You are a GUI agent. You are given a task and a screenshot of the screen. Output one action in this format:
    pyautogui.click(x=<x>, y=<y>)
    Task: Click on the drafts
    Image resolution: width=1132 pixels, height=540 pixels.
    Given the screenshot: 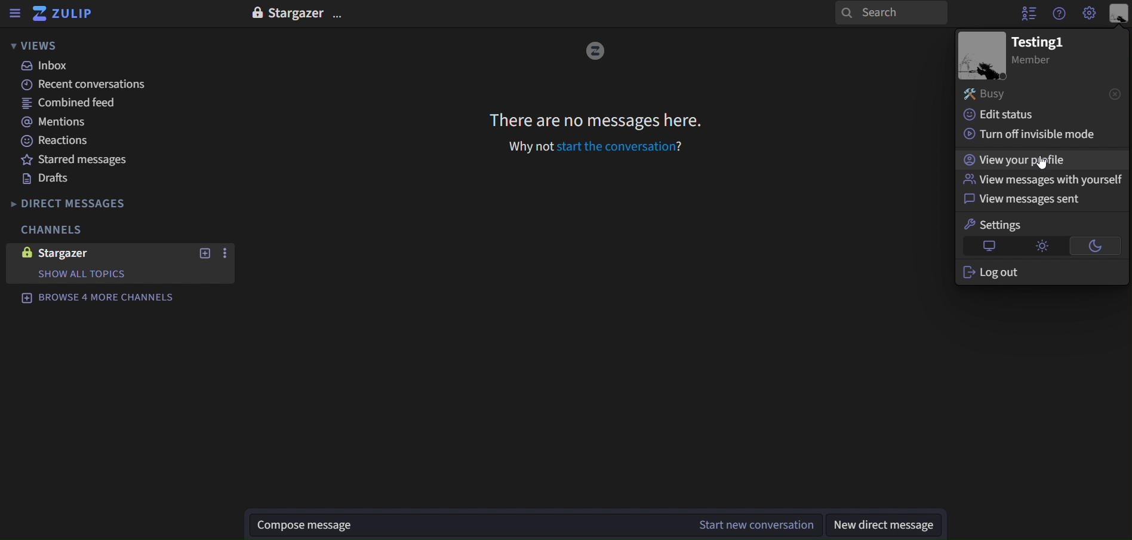 What is the action you would take?
    pyautogui.click(x=47, y=179)
    